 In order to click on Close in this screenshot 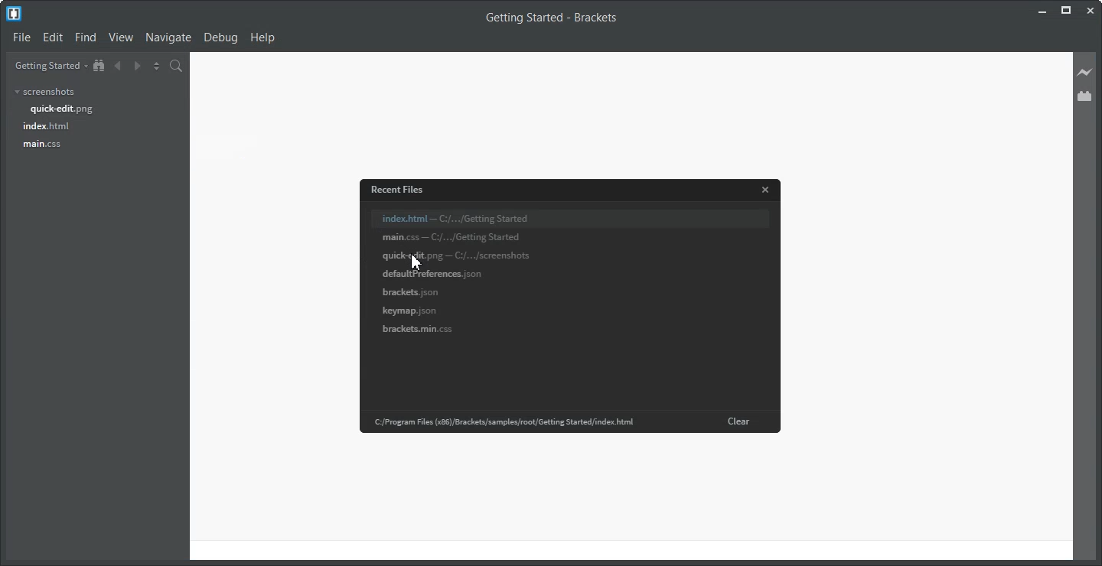, I will do `click(1090, 11)`.